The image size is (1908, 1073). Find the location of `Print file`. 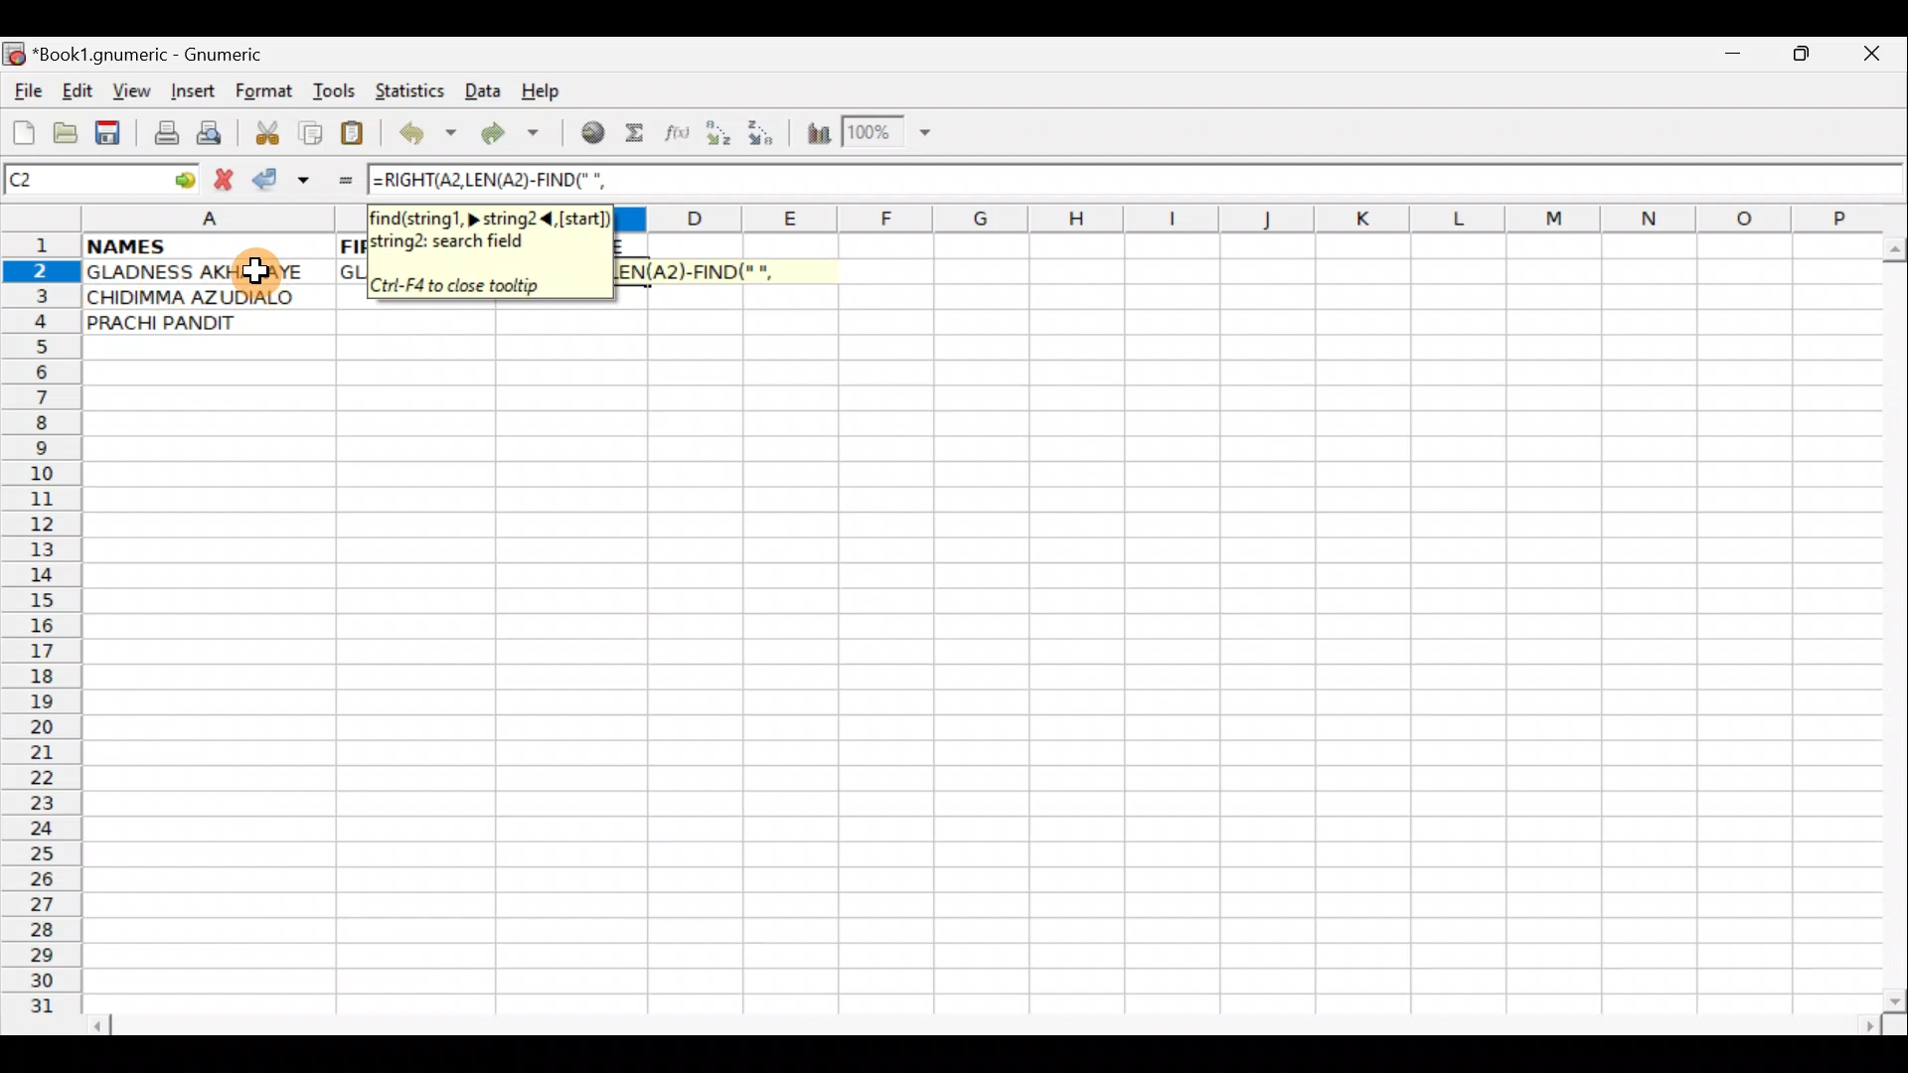

Print file is located at coordinates (161, 135).